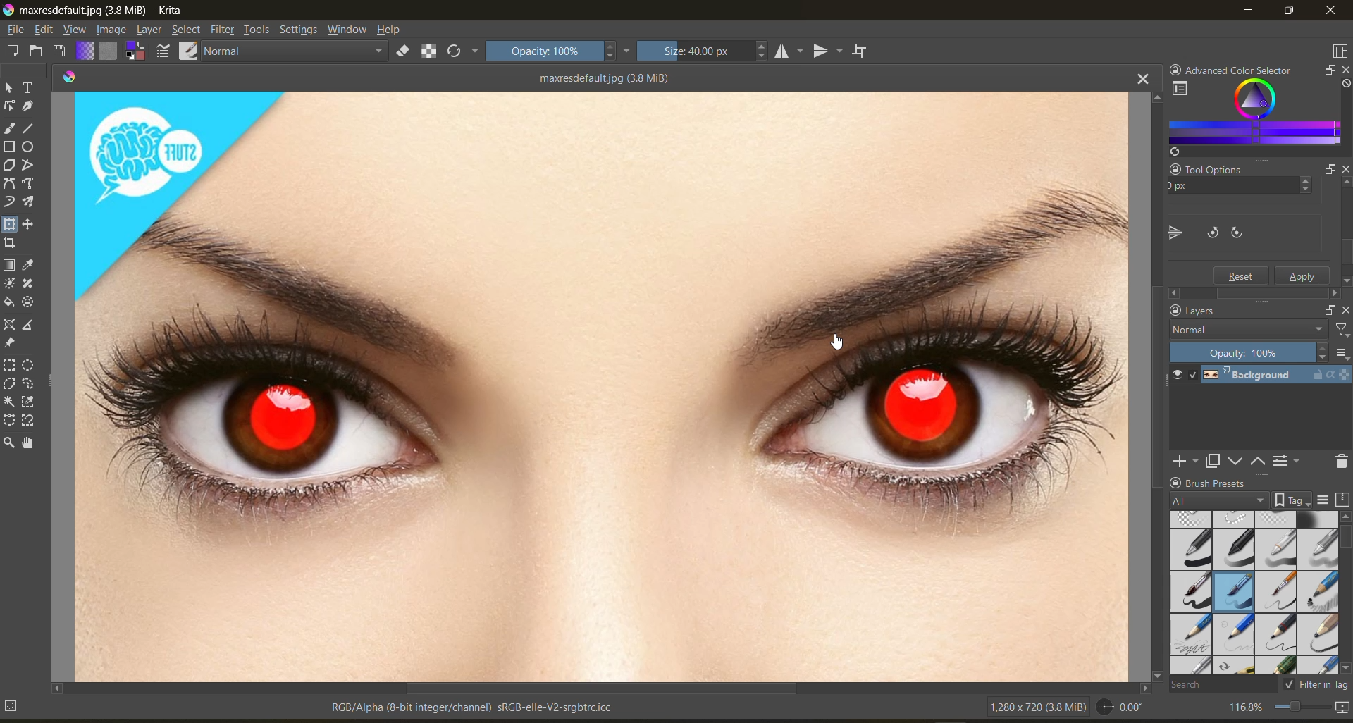 The image size is (1353, 723). Describe the element at coordinates (1213, 460) in the screenshot. I see `duplicate layer or mask` at that location.